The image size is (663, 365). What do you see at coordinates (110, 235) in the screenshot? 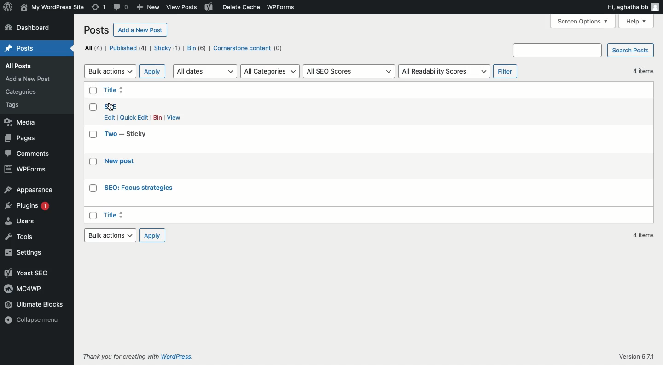
I see `Bulk actions` at bounding box center [110, 235].